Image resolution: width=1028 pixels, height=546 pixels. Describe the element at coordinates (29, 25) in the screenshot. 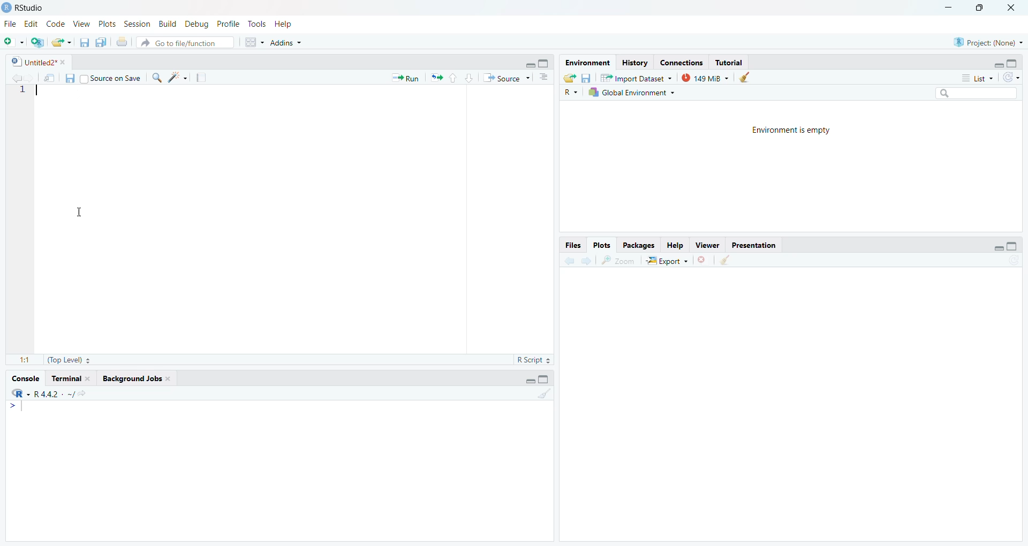

I see `Edit` at that location.